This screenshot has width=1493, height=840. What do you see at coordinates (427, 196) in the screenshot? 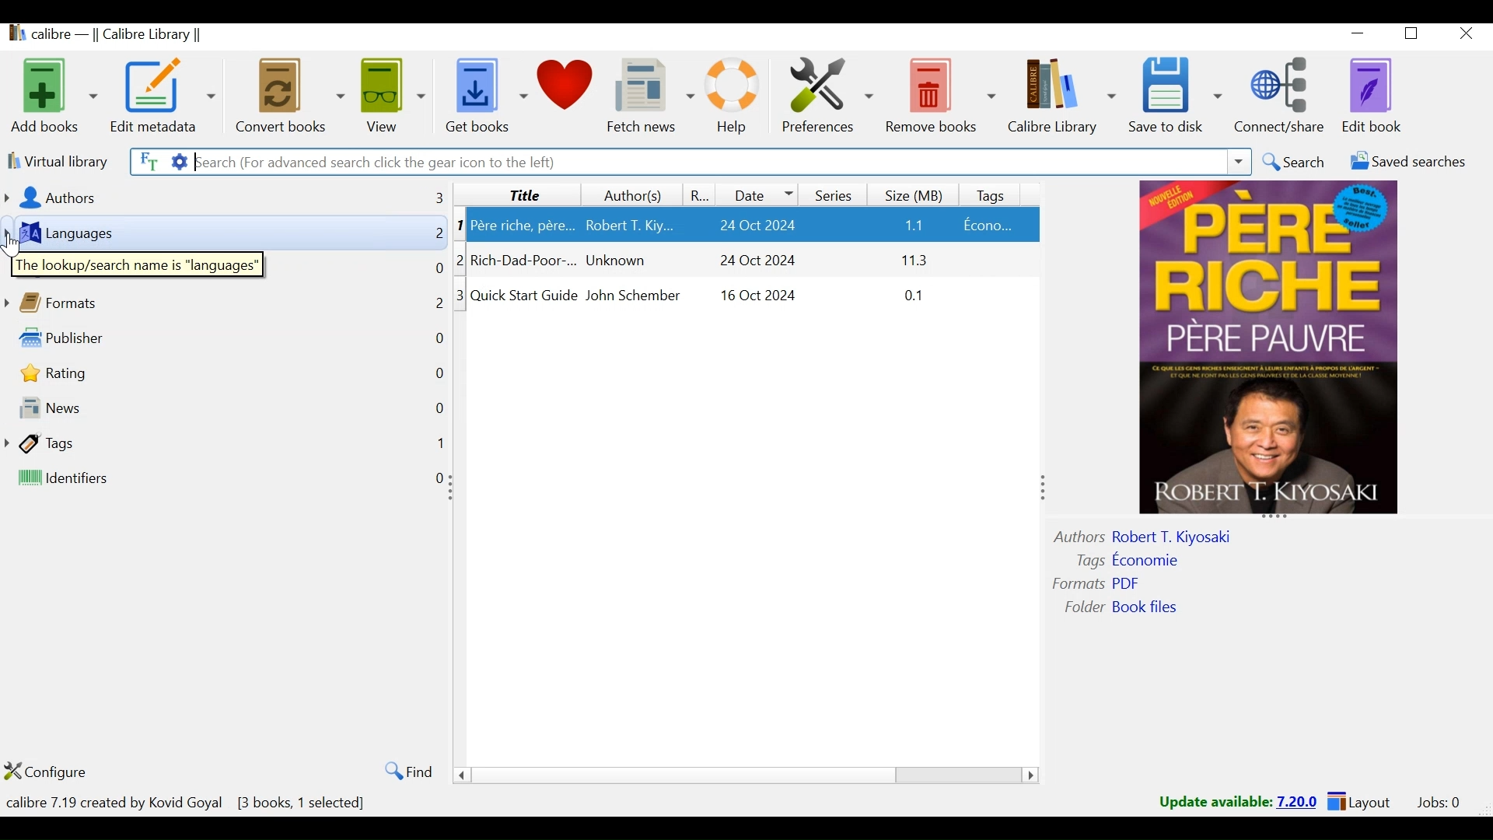
I see `3` at bounding box center [427, 196].